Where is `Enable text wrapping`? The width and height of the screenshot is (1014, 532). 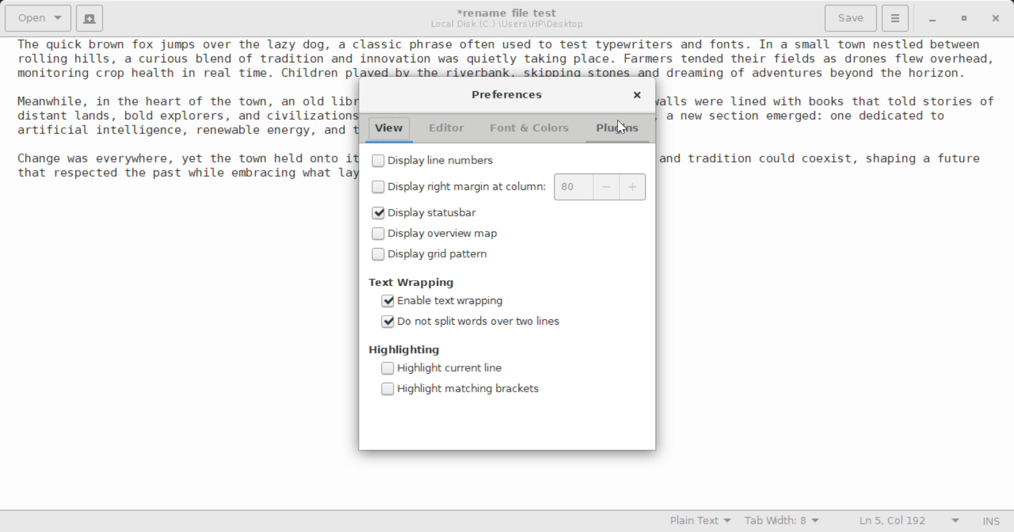
Enable text wrapping is located at coordinates (446, 302).